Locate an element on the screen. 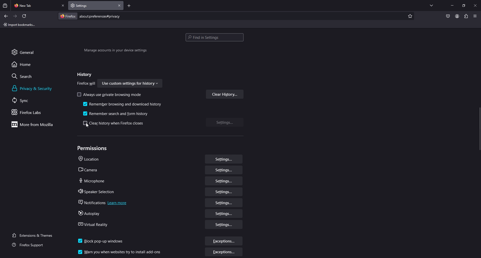  camera is located at coordinates (89, 169).